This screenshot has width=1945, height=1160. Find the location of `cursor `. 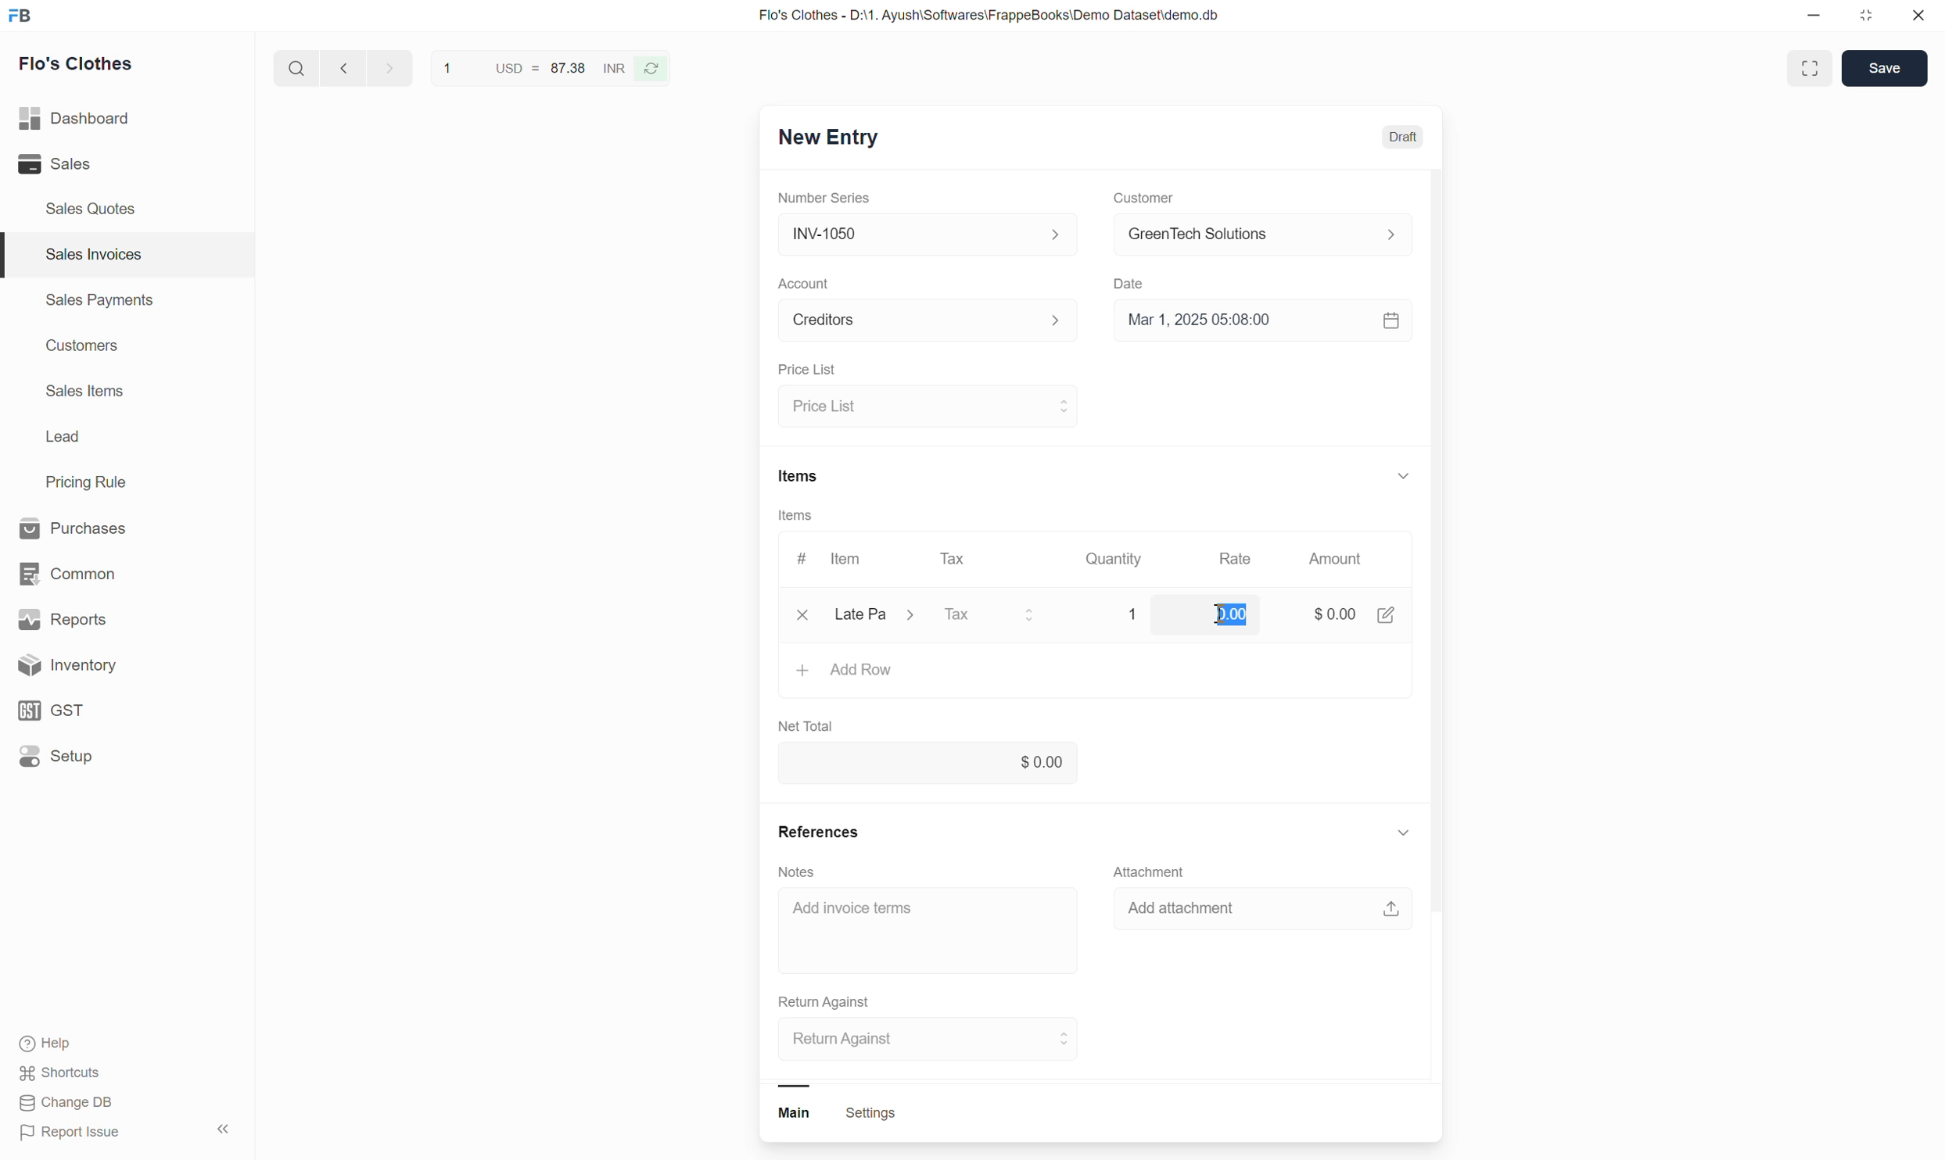

cursor  is located at coordinates (1218, 617).